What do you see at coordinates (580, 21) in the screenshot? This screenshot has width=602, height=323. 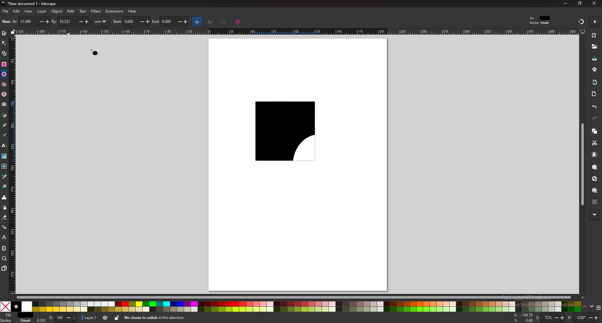 I see `snapping` at bounding box center [580, 21].